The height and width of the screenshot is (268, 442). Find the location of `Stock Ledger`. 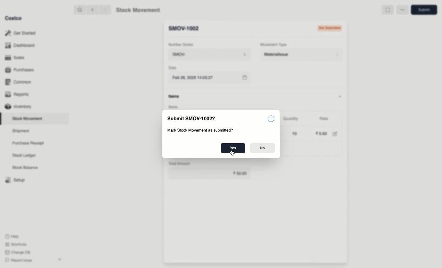

Stock Ledger is located at coordinates (24, 156).